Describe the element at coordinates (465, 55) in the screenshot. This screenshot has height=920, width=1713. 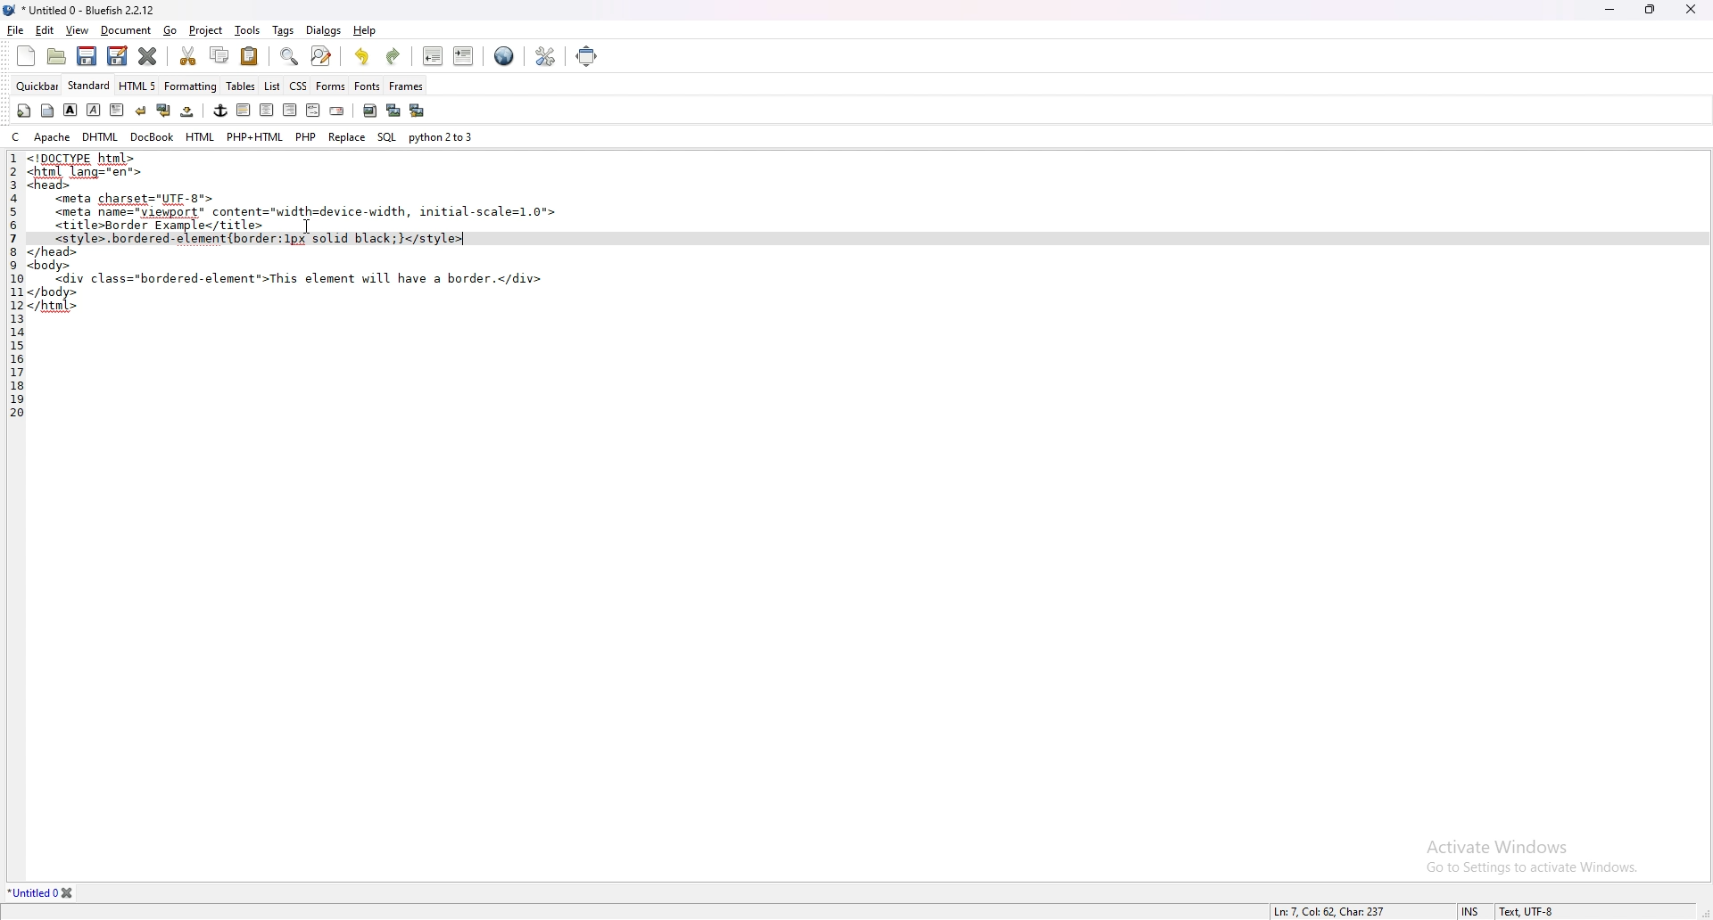
I see `indent` at that location.